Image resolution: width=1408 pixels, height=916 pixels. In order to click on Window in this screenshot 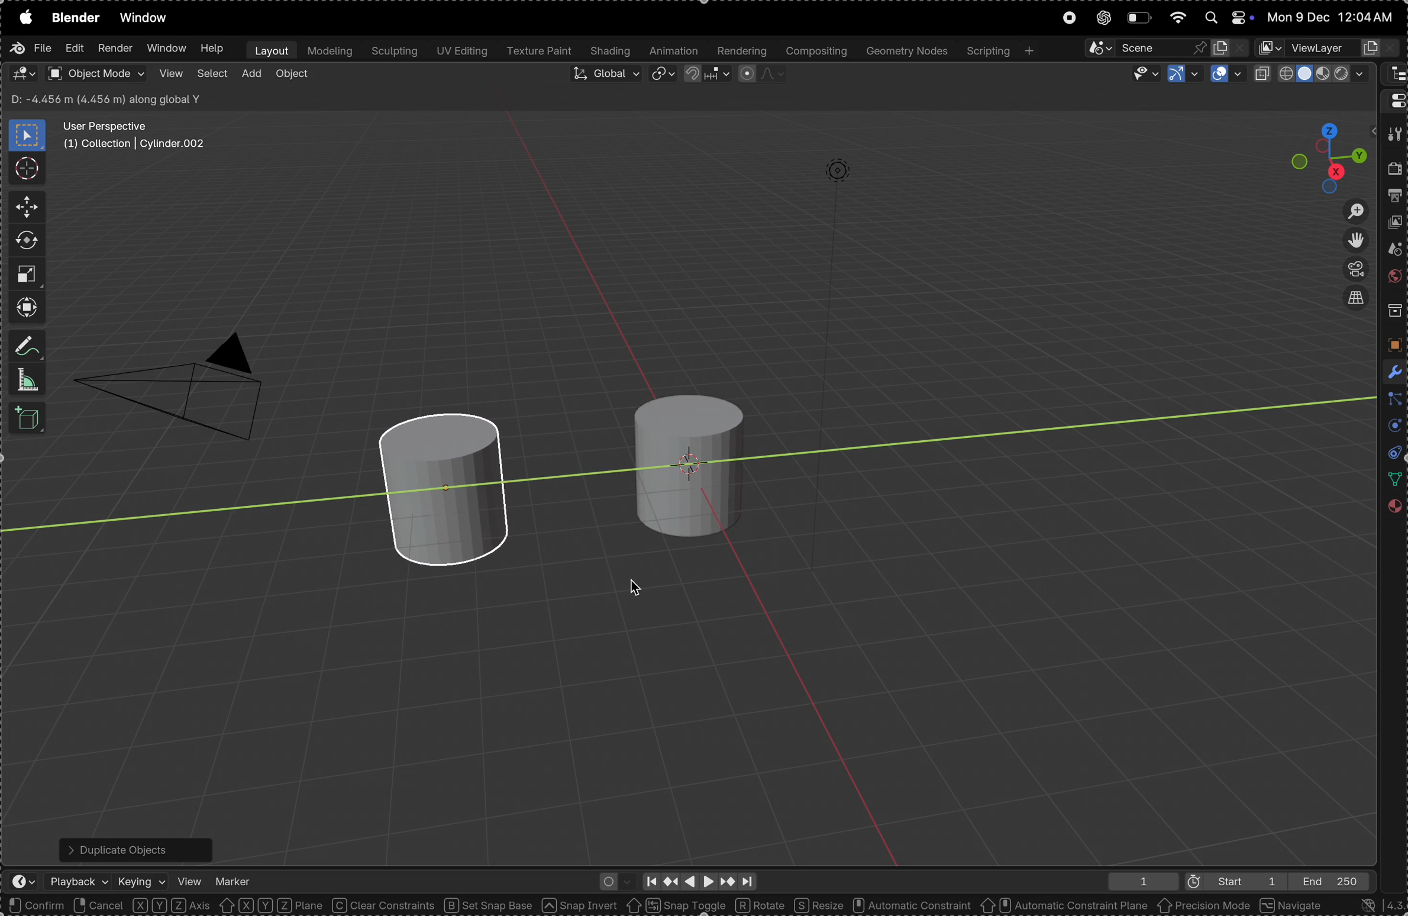, I will do `click(165, 49)`.